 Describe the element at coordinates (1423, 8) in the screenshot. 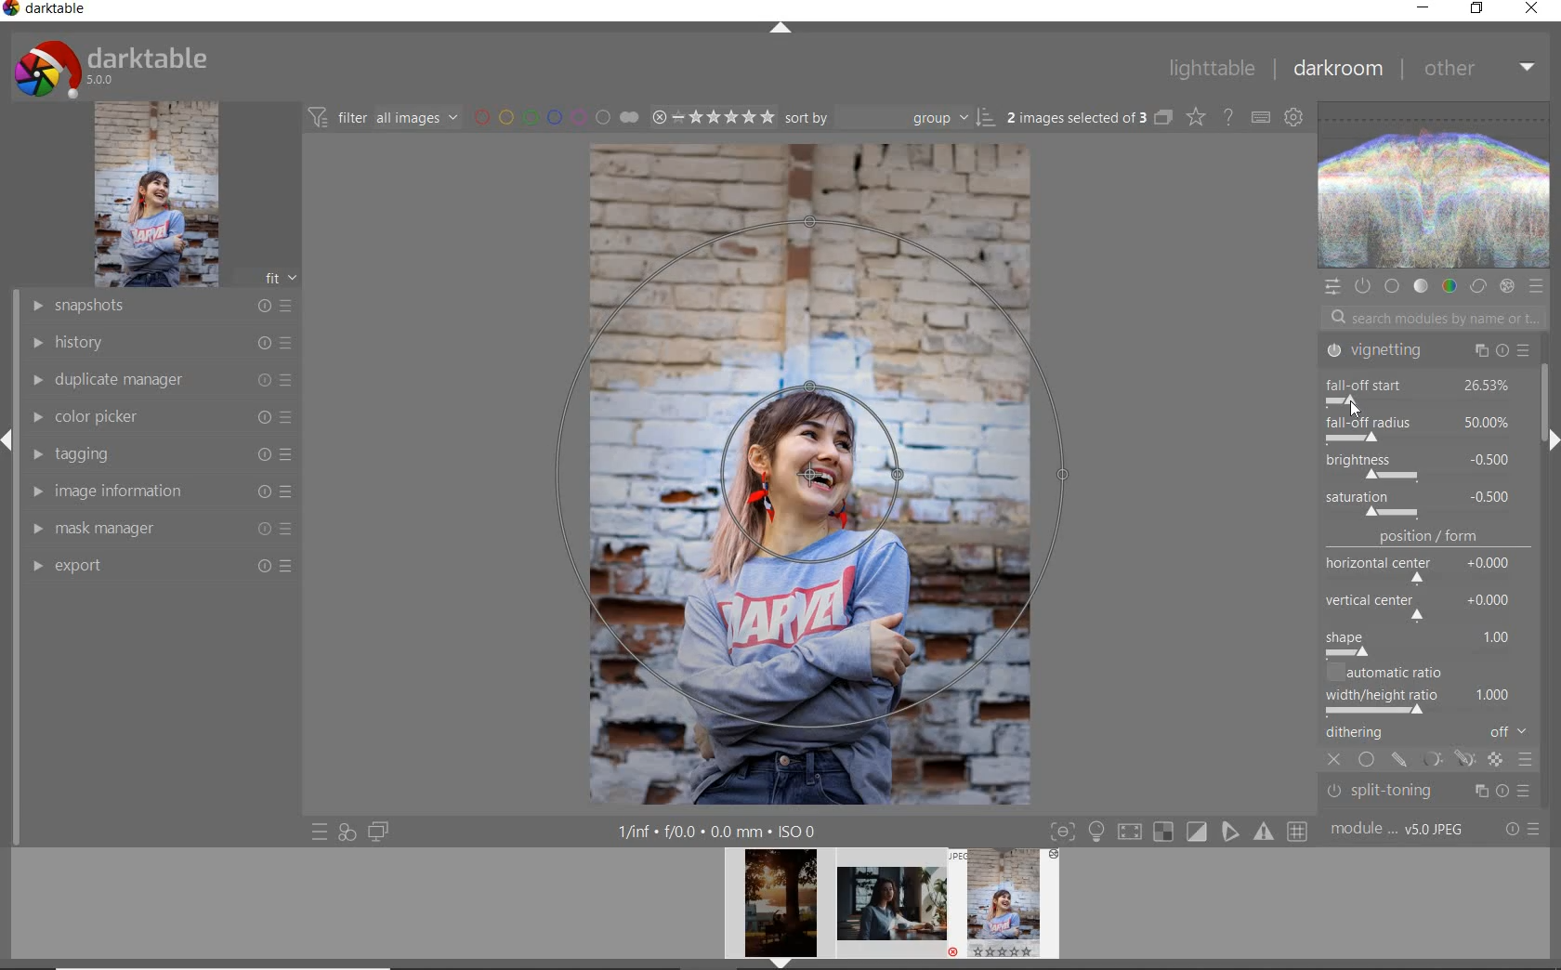

I see `MINIMIZE` at that location.